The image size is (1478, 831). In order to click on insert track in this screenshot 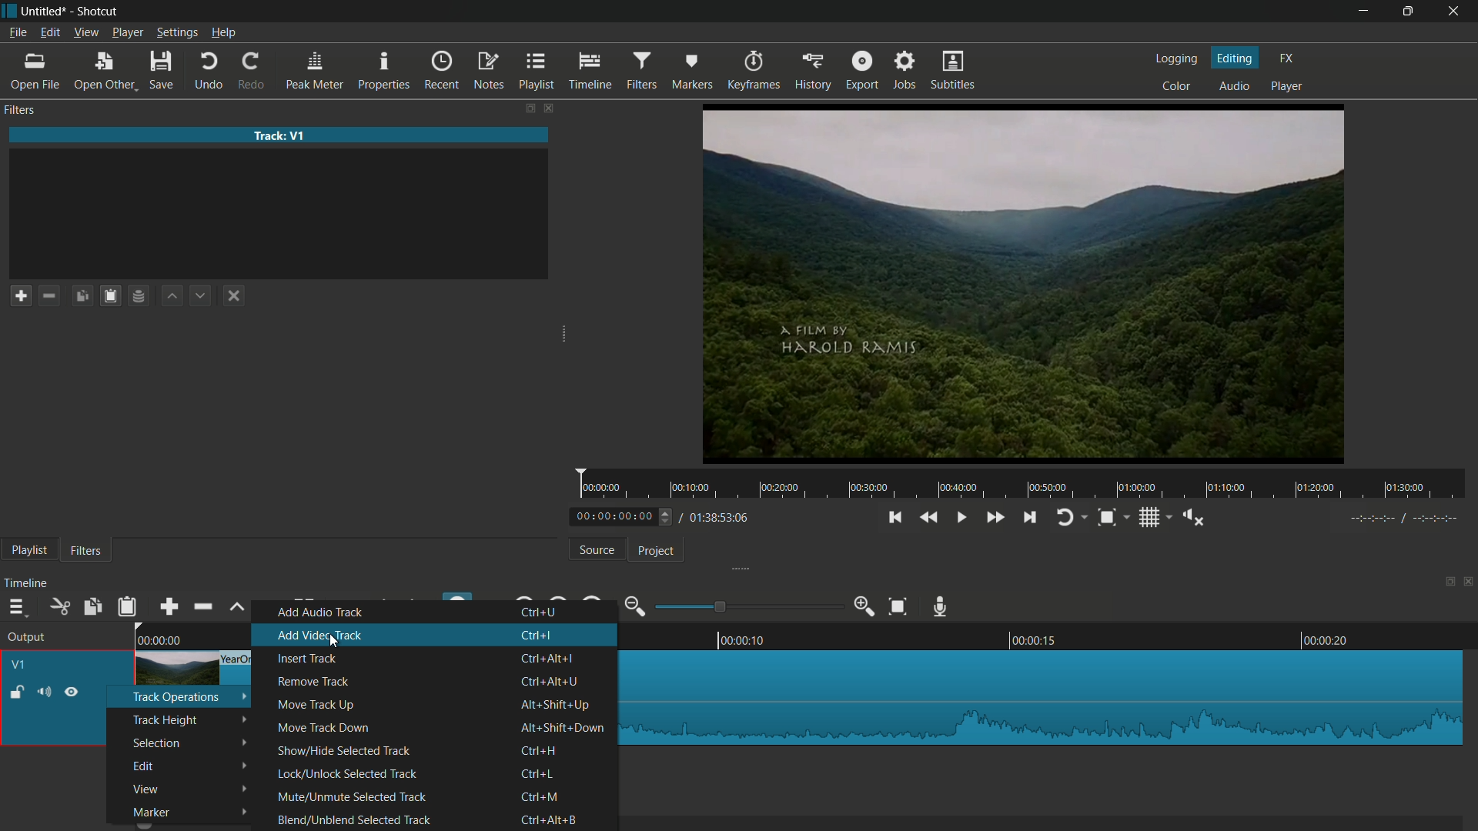, I will do `click(309, 659)`.